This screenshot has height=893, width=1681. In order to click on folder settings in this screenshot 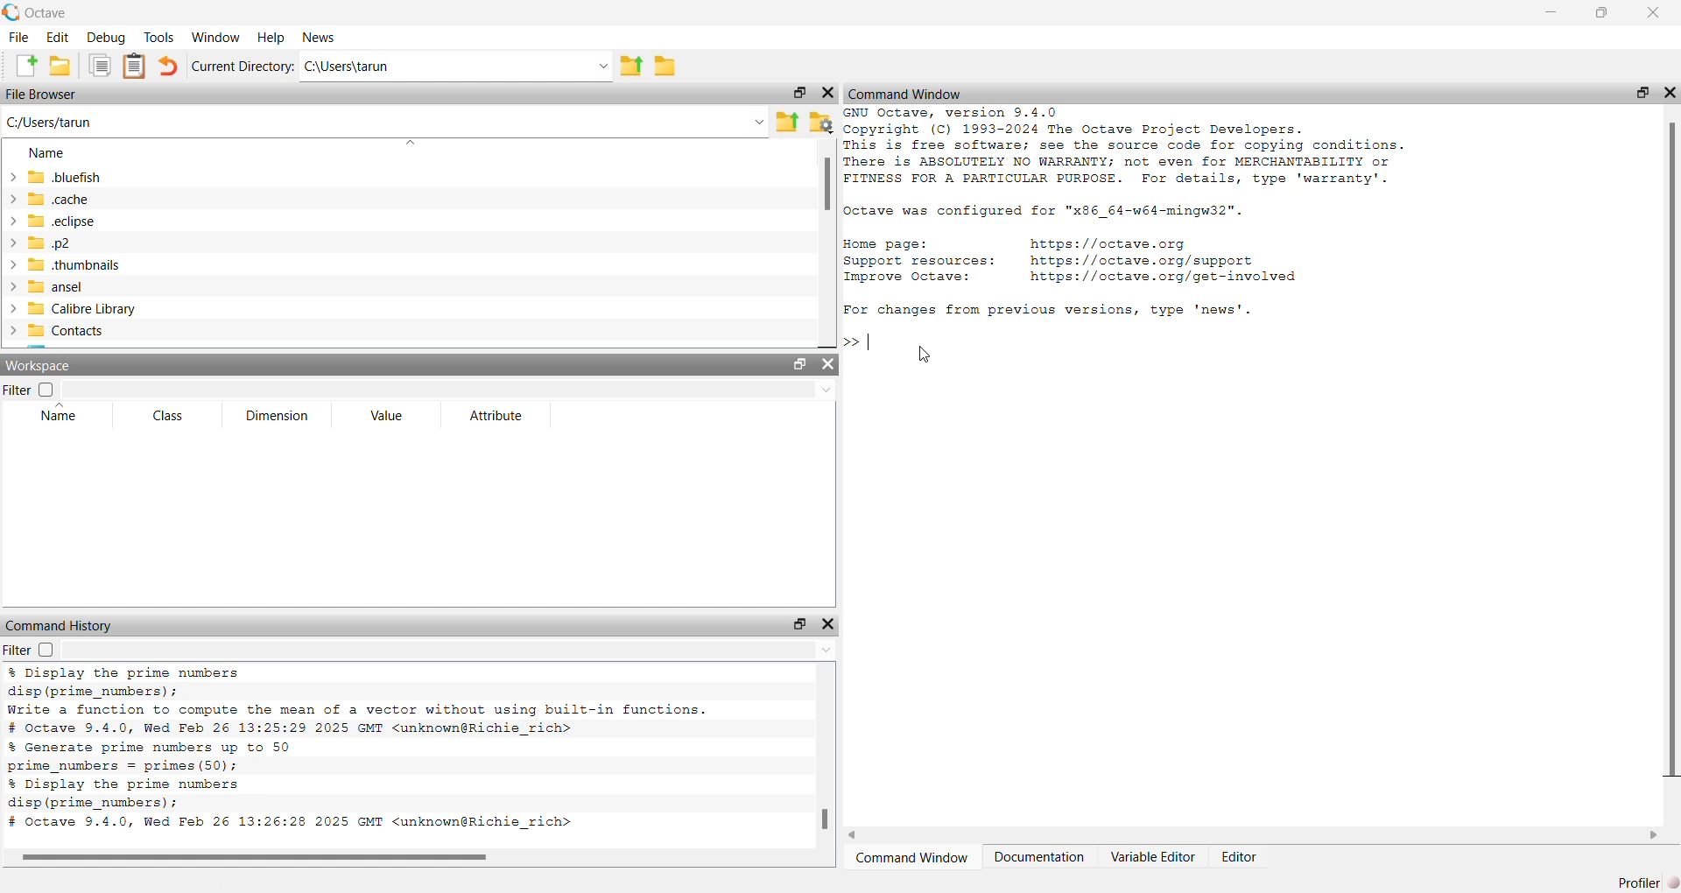, I will do `click(821, 123)`.